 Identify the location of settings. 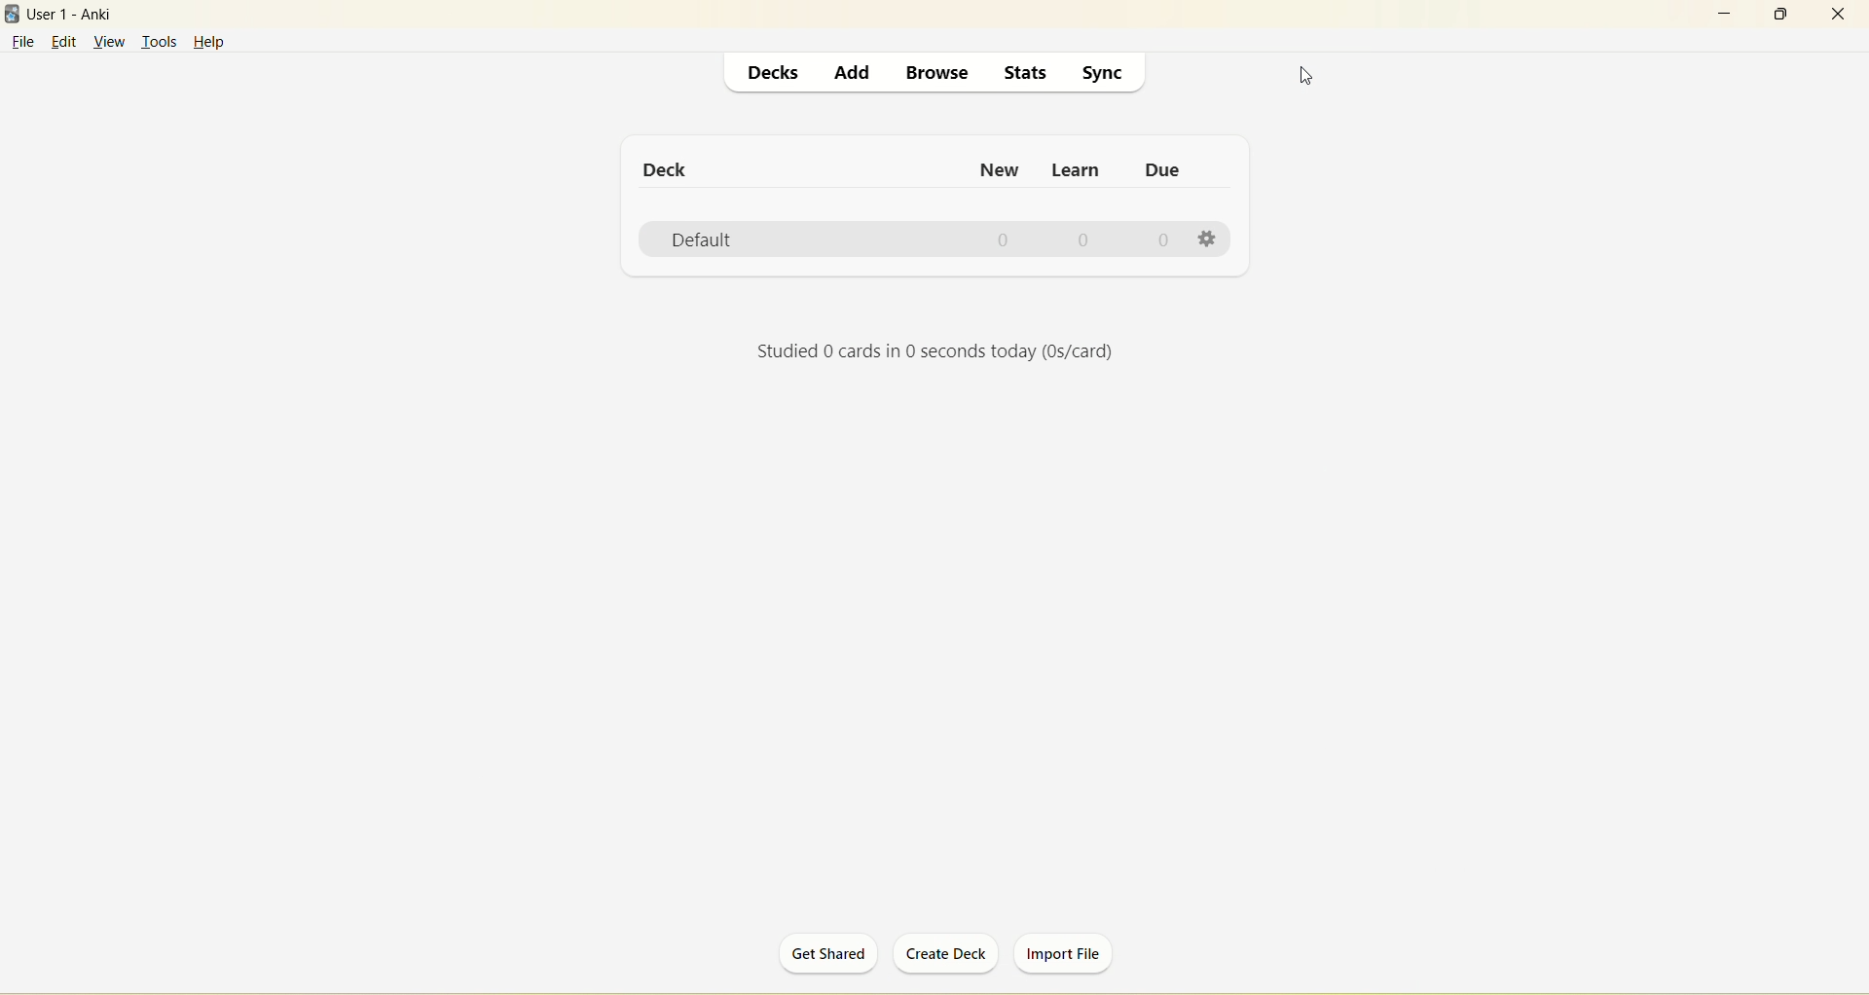
(1210, 239).